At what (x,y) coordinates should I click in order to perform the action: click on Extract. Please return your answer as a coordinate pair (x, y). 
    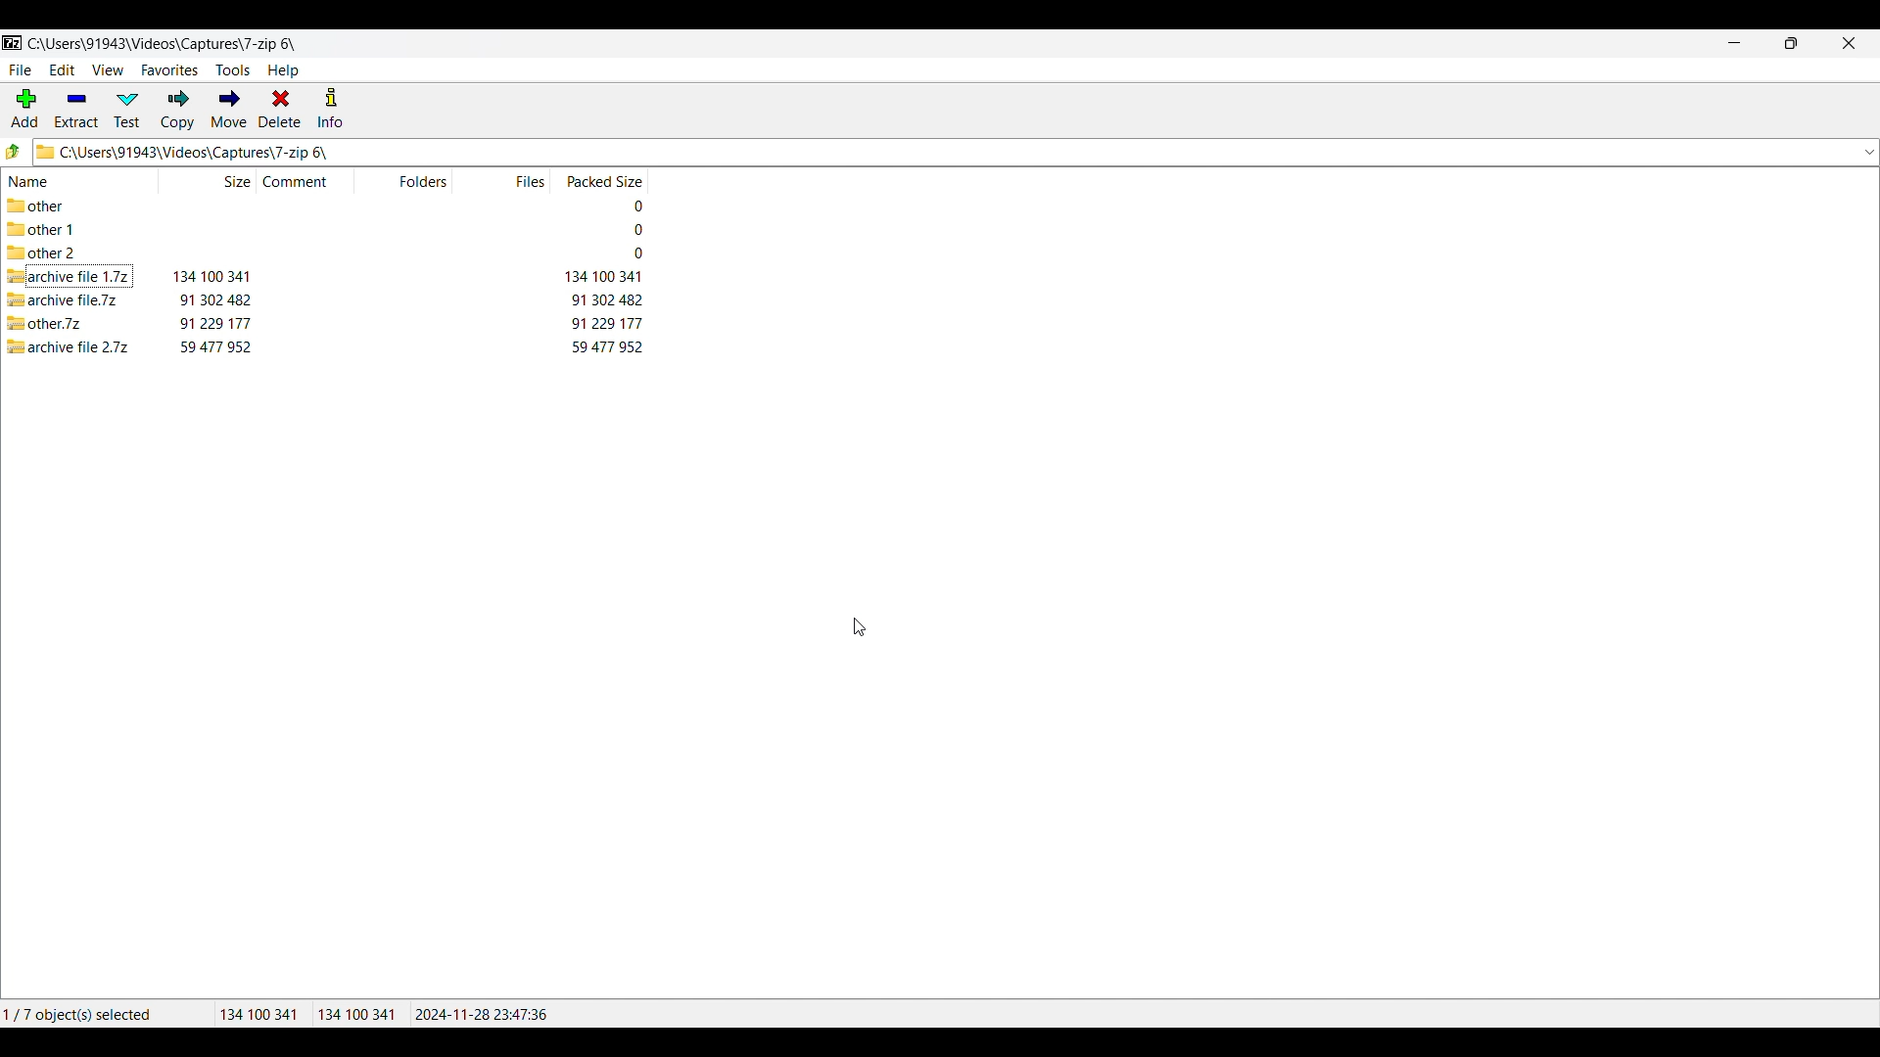
    Looking at the image, I should click on (76, 110).